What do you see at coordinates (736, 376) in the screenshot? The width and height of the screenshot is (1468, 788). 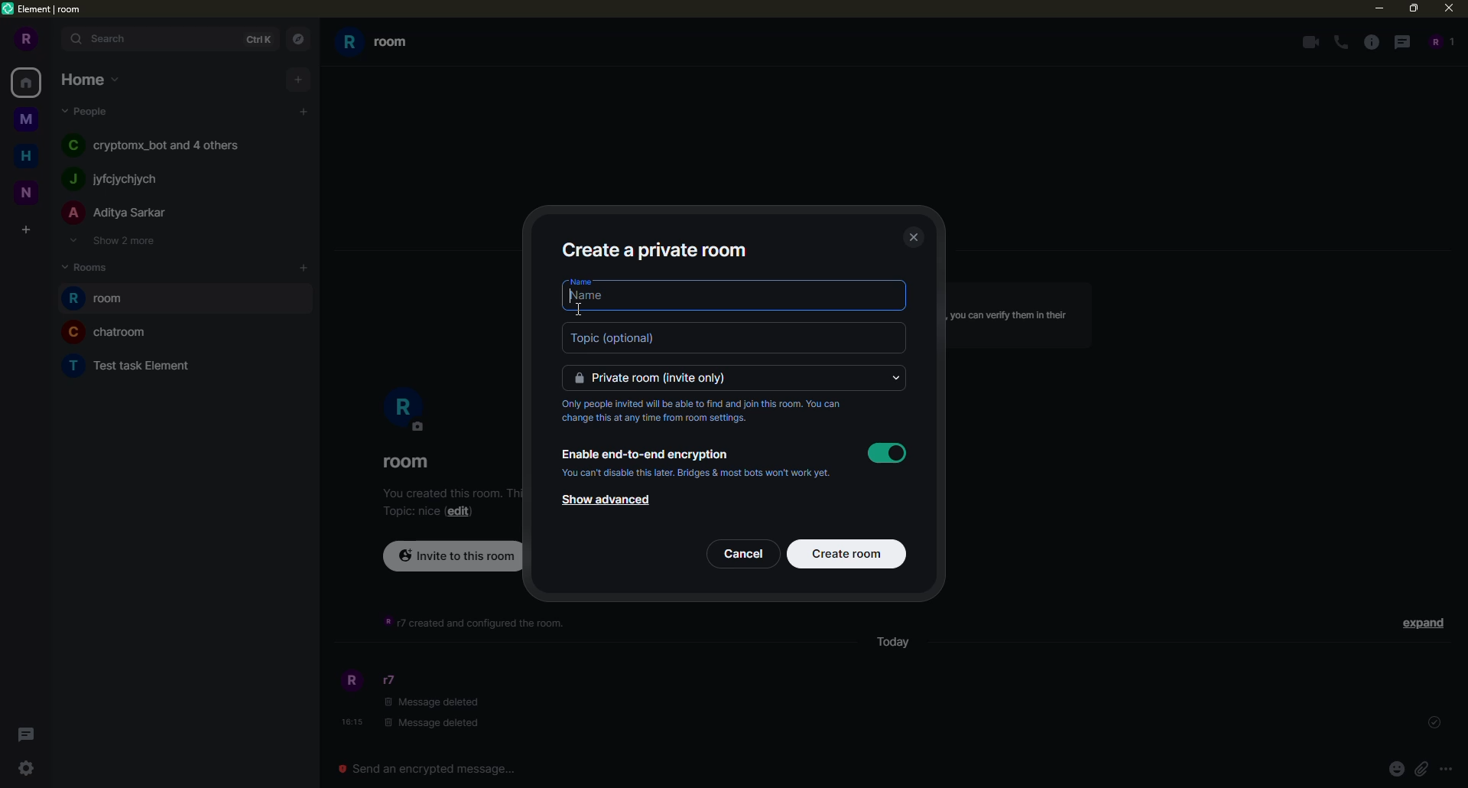 I see `private room invite only` at bounding box center [736, 376].